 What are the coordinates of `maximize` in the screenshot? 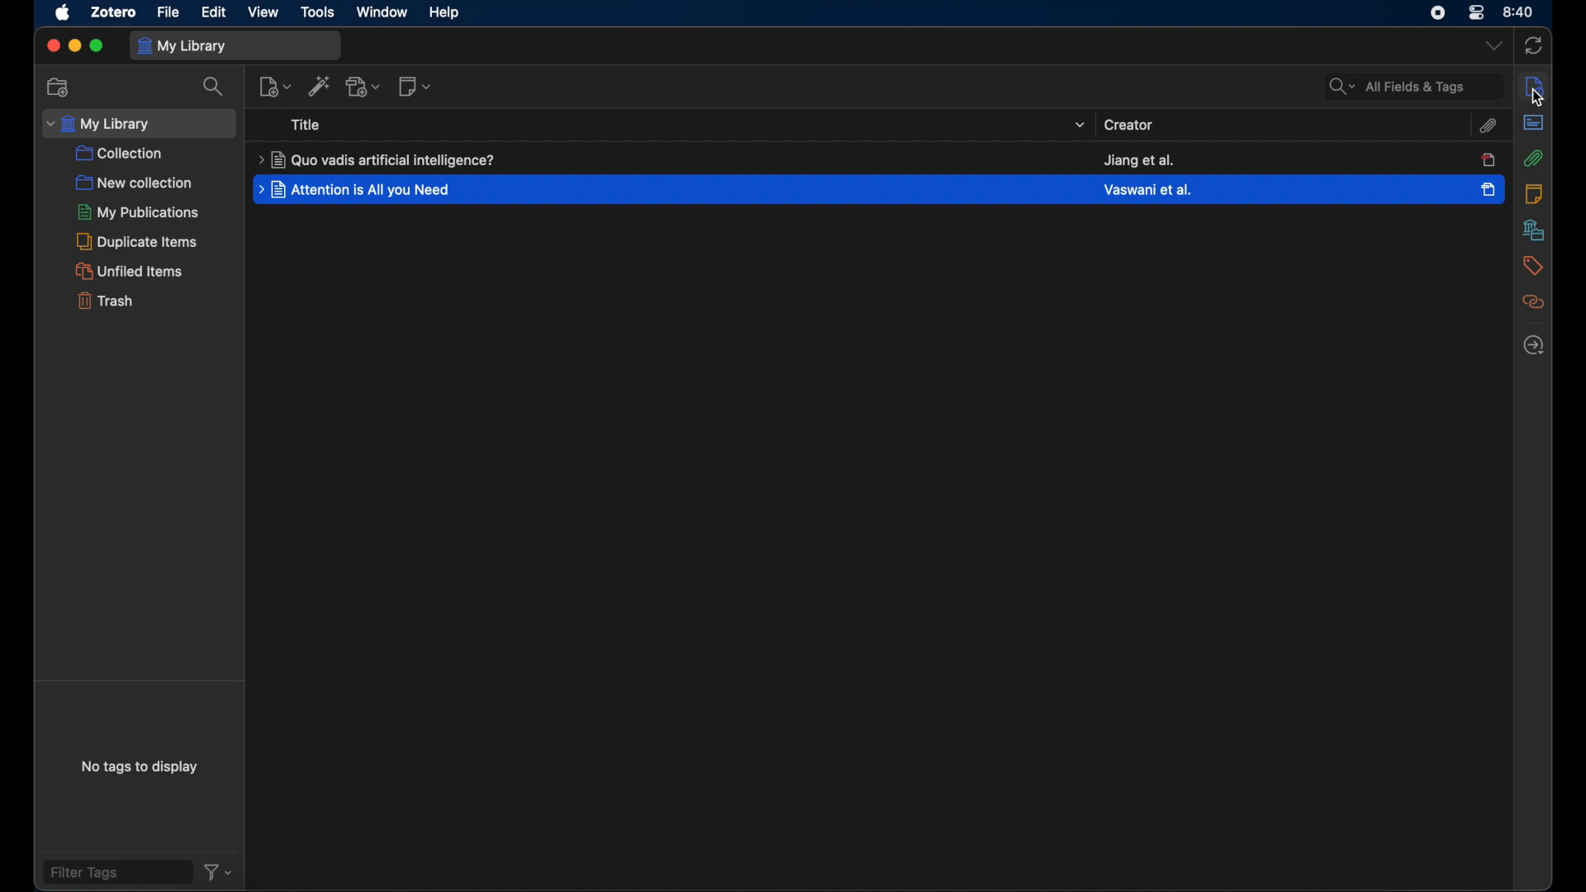 It's located at (97, 47).